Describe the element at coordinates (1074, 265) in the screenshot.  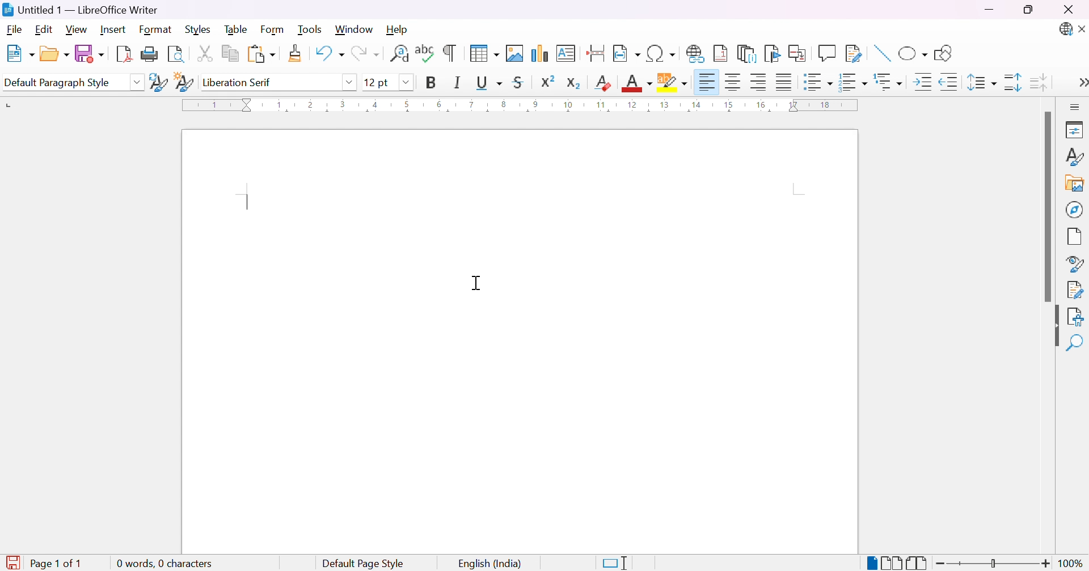
I see `Style inspector` at that location.